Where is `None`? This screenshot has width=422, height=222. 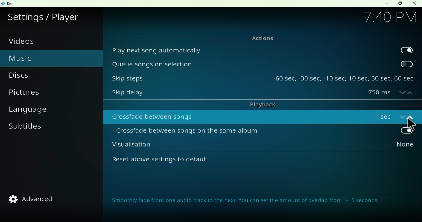
None is located at coordinates (391, 146).